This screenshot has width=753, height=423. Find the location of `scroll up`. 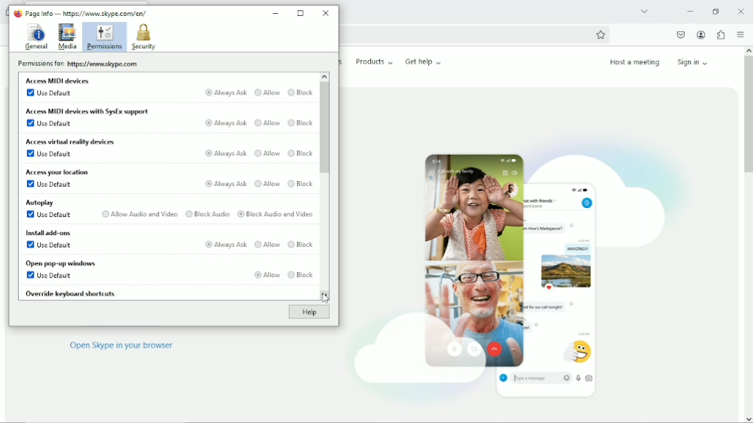

scroll up is located at coordinates (324, 76).